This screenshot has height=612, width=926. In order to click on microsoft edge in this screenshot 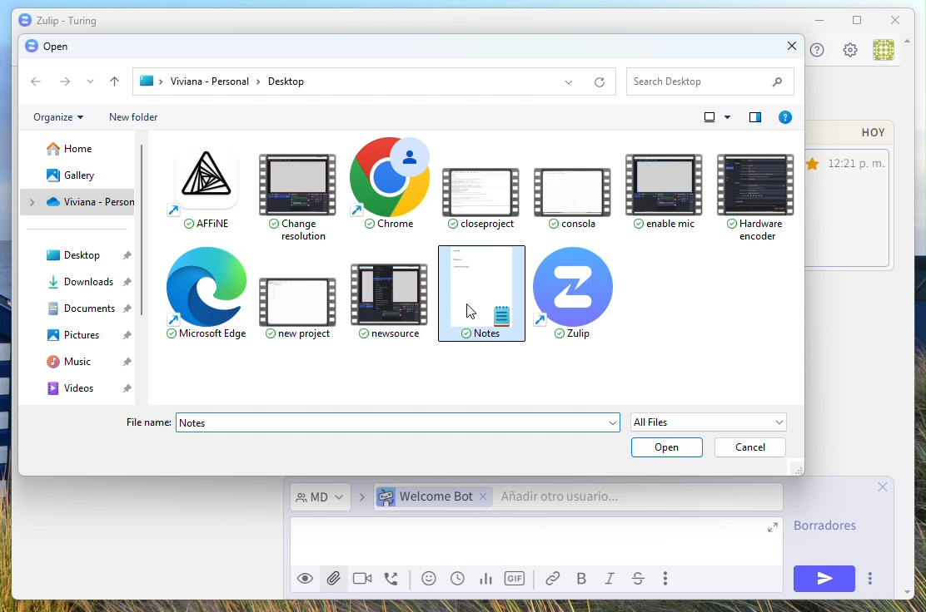, I will do `click(207, 298)`.